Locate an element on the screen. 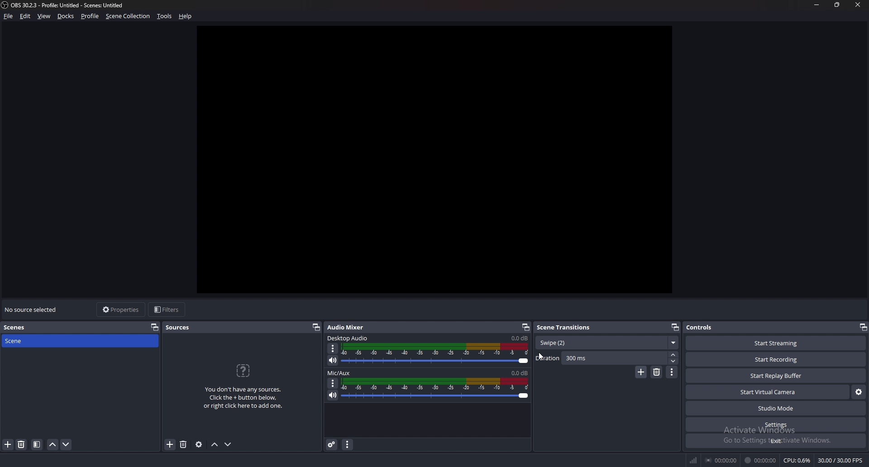 This screenshot has width=869, height=467. add scene is located at coordinates (8, 444).